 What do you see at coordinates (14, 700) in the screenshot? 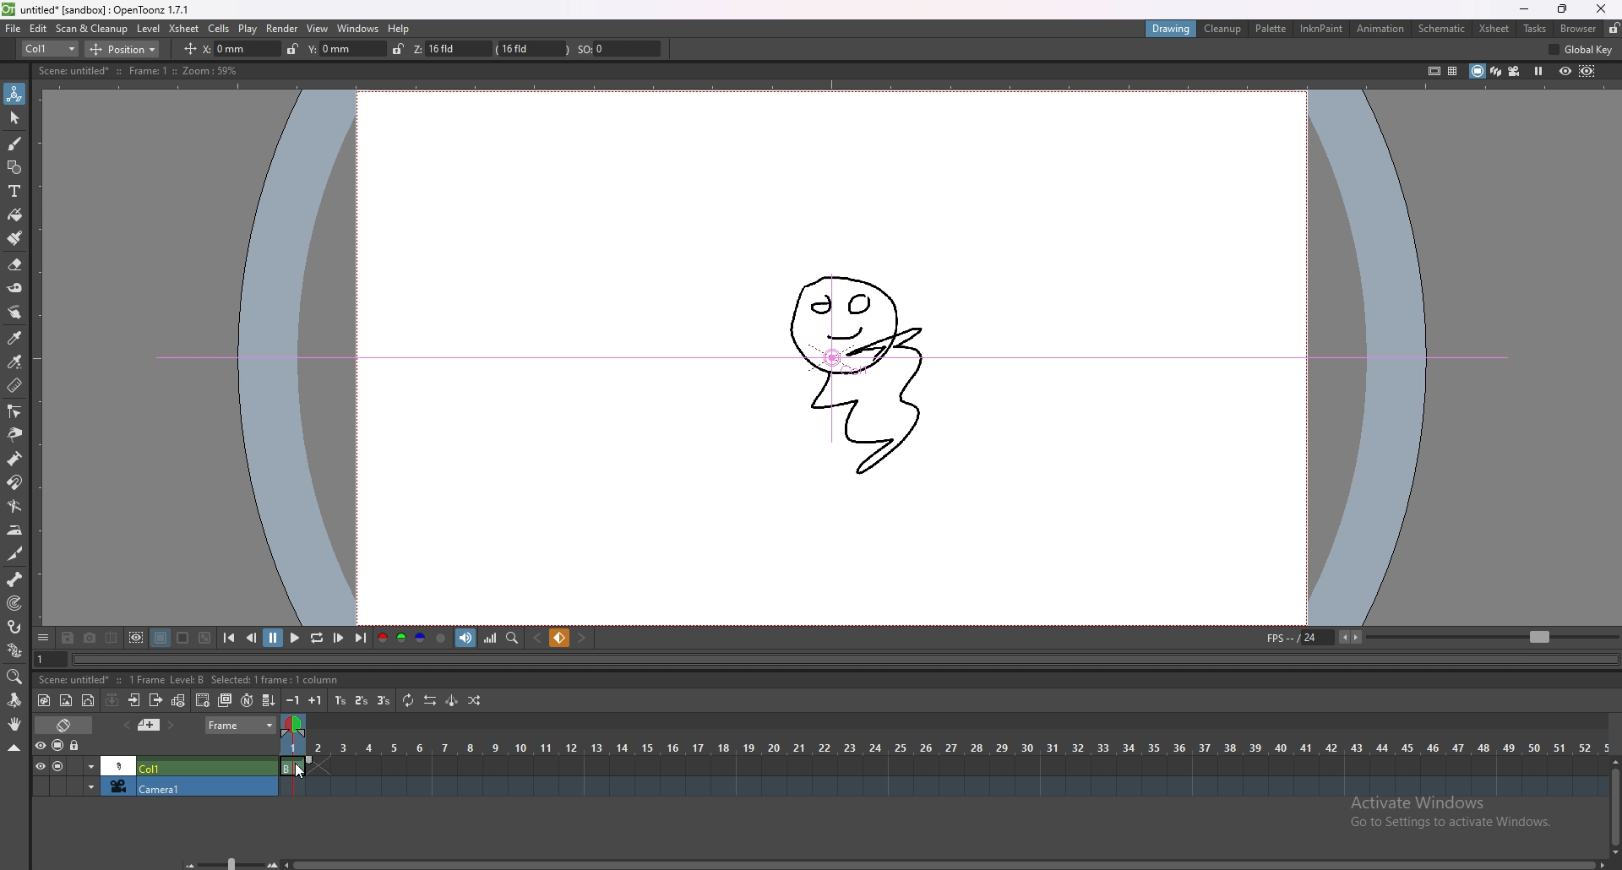
I see `rotate` at bounding box center [14, 700].